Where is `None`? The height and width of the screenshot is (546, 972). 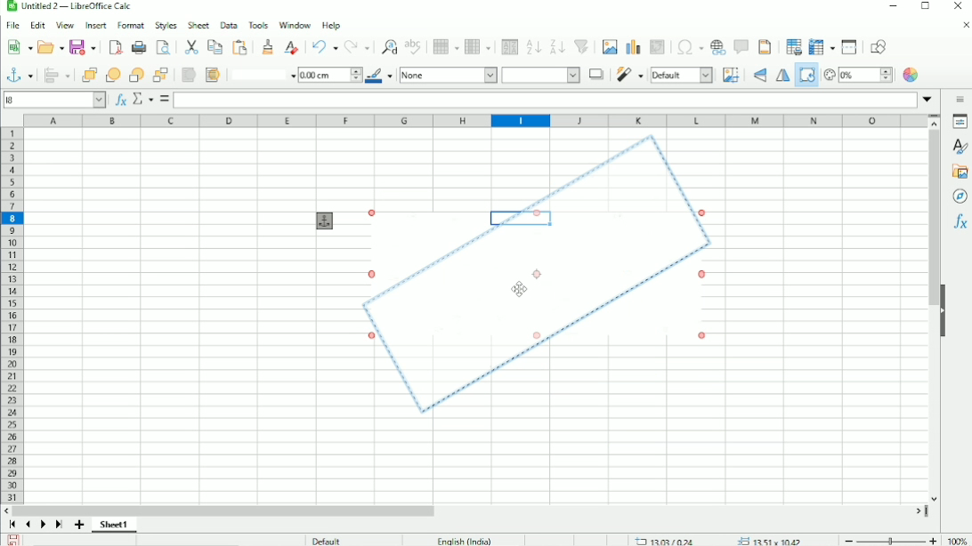
None is located at coordinates (448, 75).